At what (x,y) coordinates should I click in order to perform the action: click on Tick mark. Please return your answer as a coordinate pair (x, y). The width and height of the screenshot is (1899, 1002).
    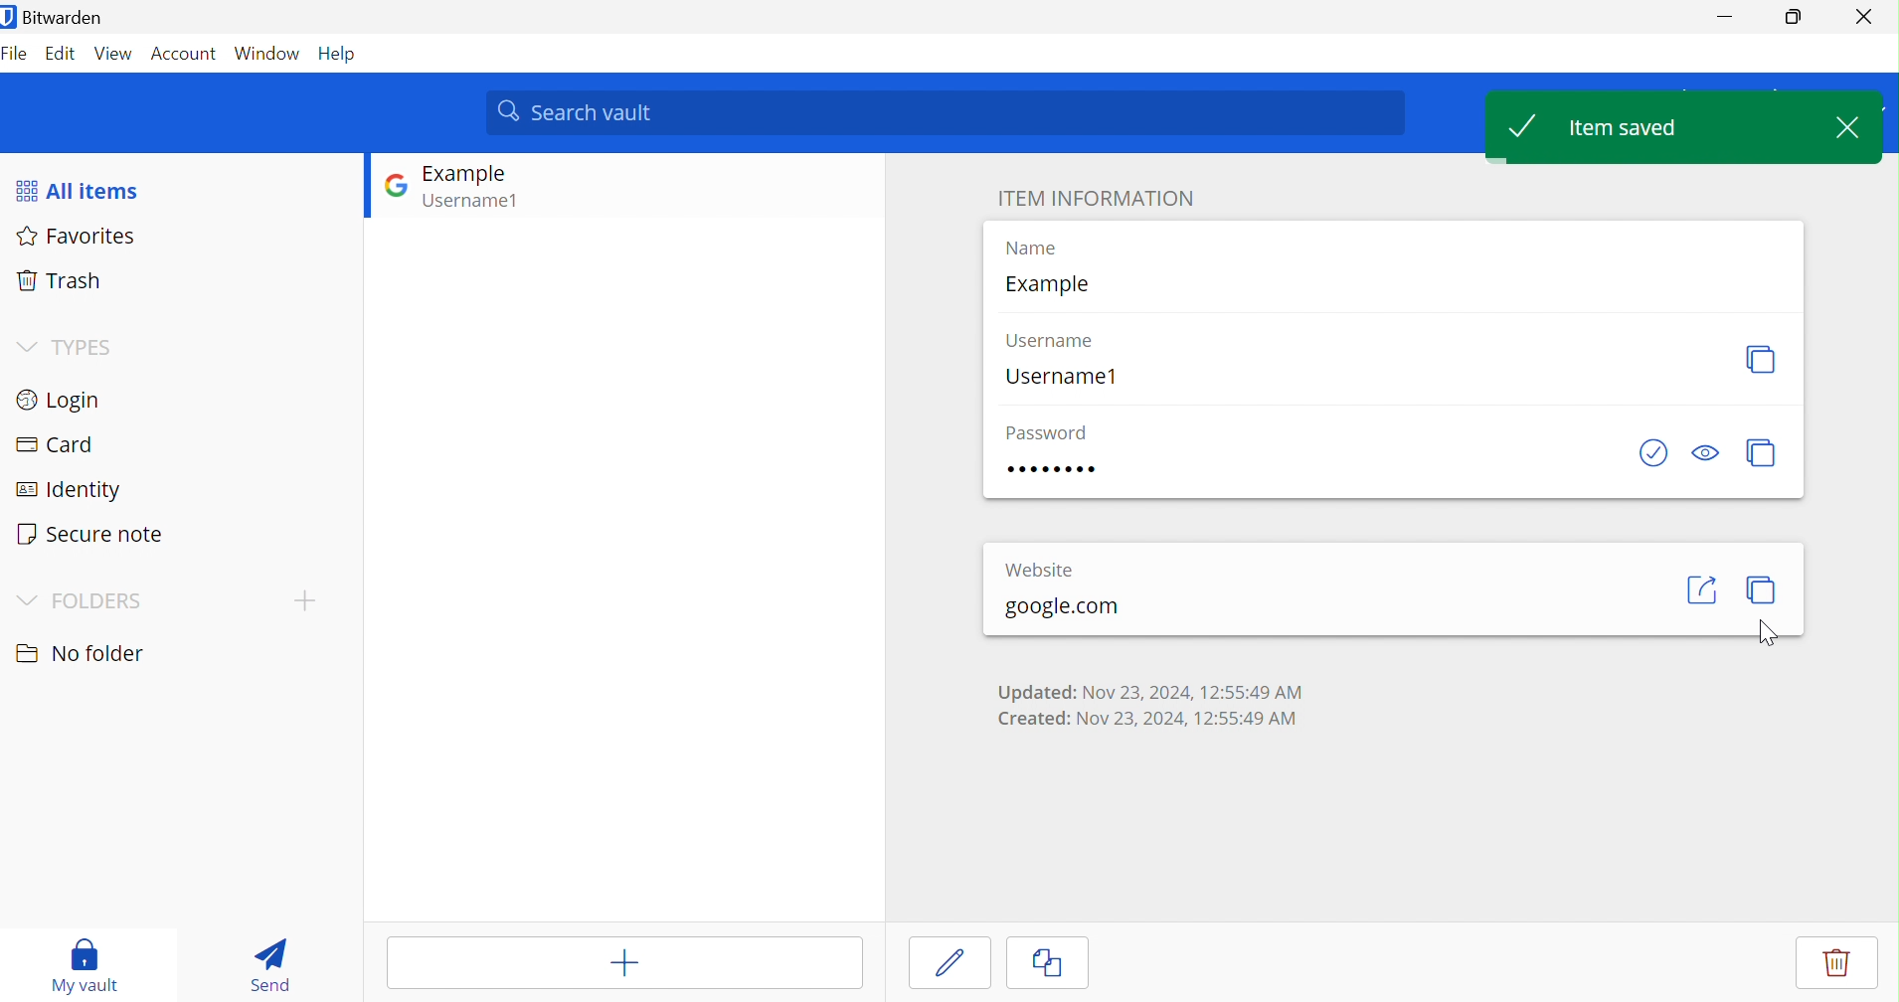
    Looking at the image, I should click on (1528, 126).